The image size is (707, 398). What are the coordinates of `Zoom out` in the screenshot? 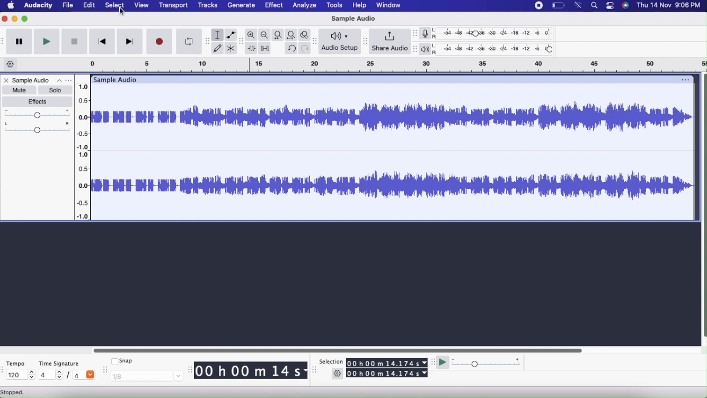 It's located at (265, 35).